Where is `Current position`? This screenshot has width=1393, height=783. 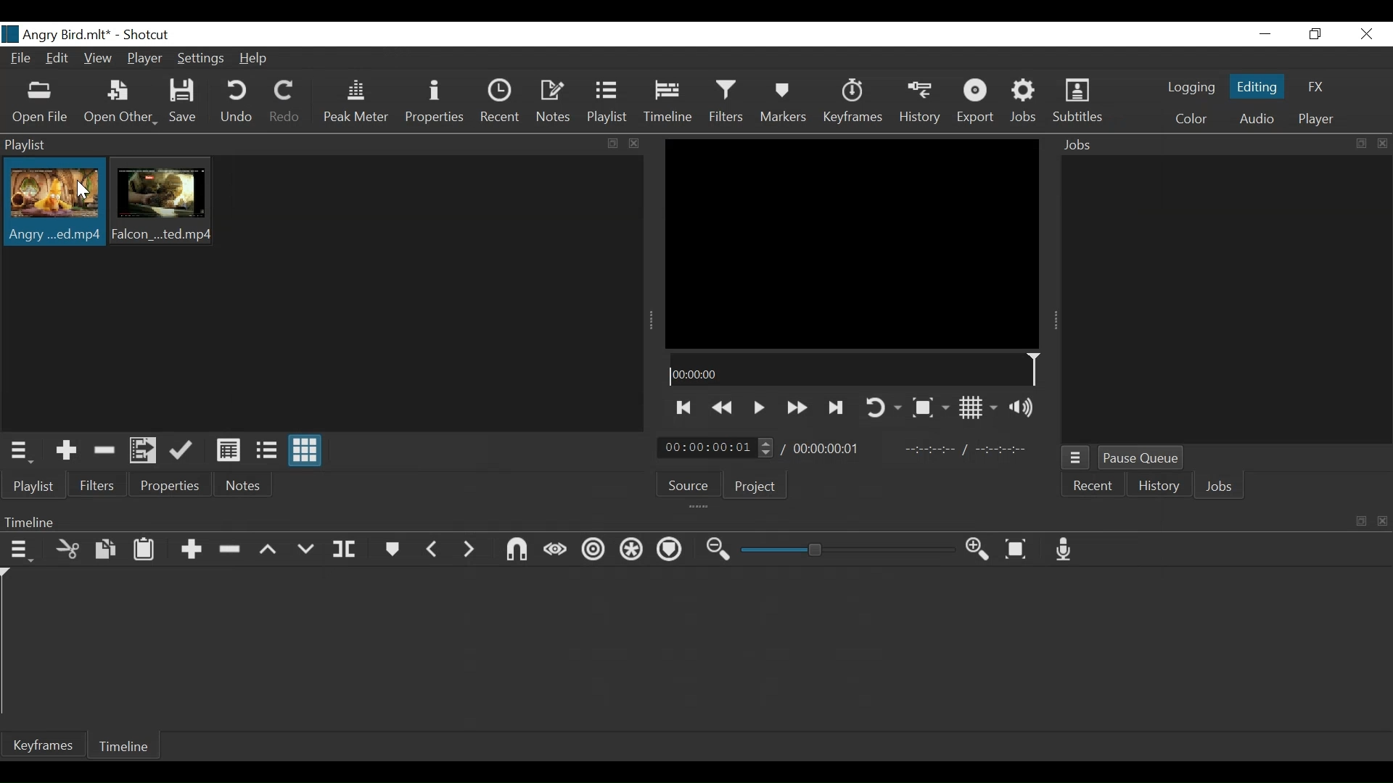 Current position is located at coordinates (718, 448).